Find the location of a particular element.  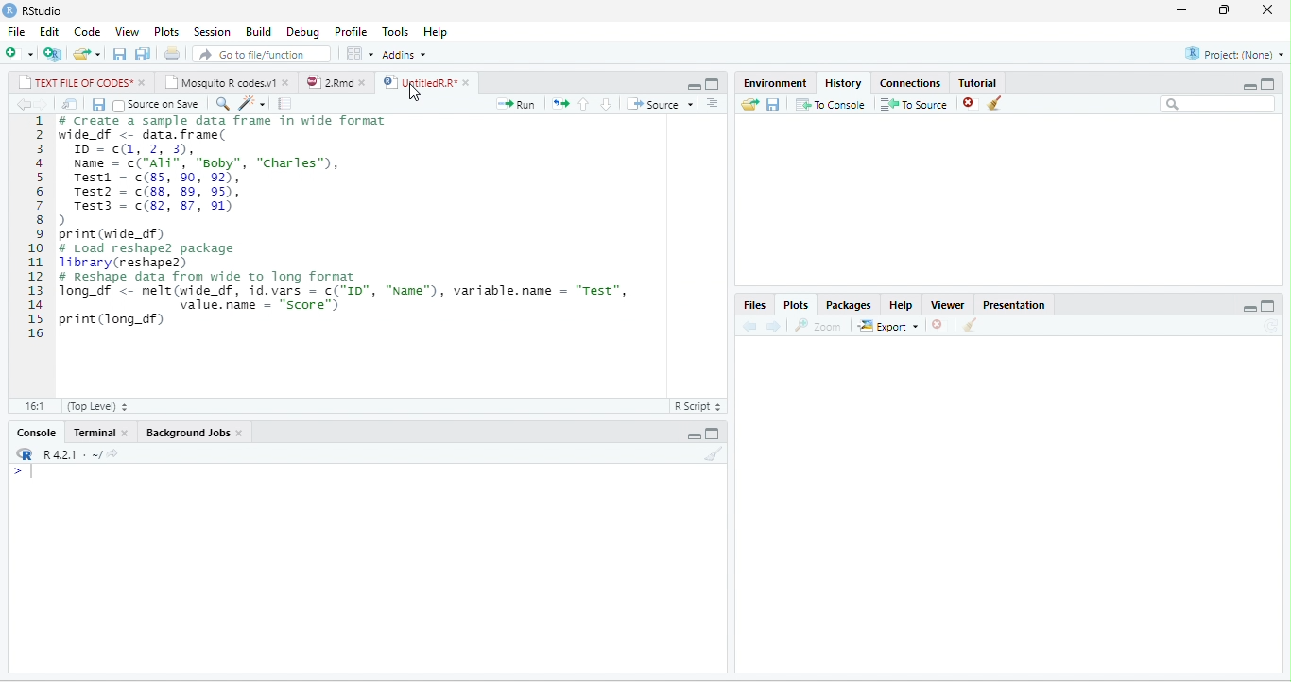

open in new window is located at coordinates (69, 104).